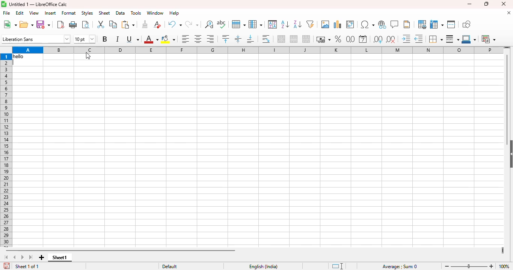 The width and height of the screenshot is (513, 270). Describe the element at coordinates (209, 24) in the screenshot. I see `find and replace` at that location.